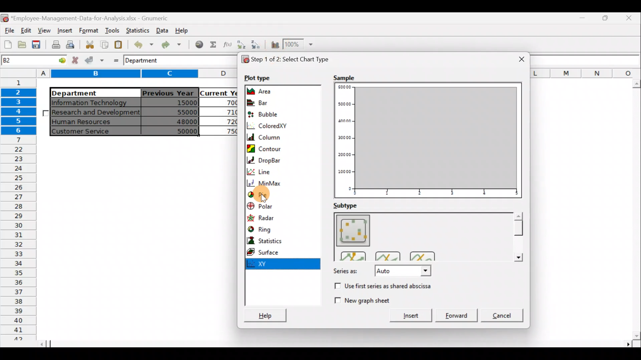  What do you see at coordinates (86, 122) in the screenshot?
I see `Human Resources` at bounding box center [86, 122].